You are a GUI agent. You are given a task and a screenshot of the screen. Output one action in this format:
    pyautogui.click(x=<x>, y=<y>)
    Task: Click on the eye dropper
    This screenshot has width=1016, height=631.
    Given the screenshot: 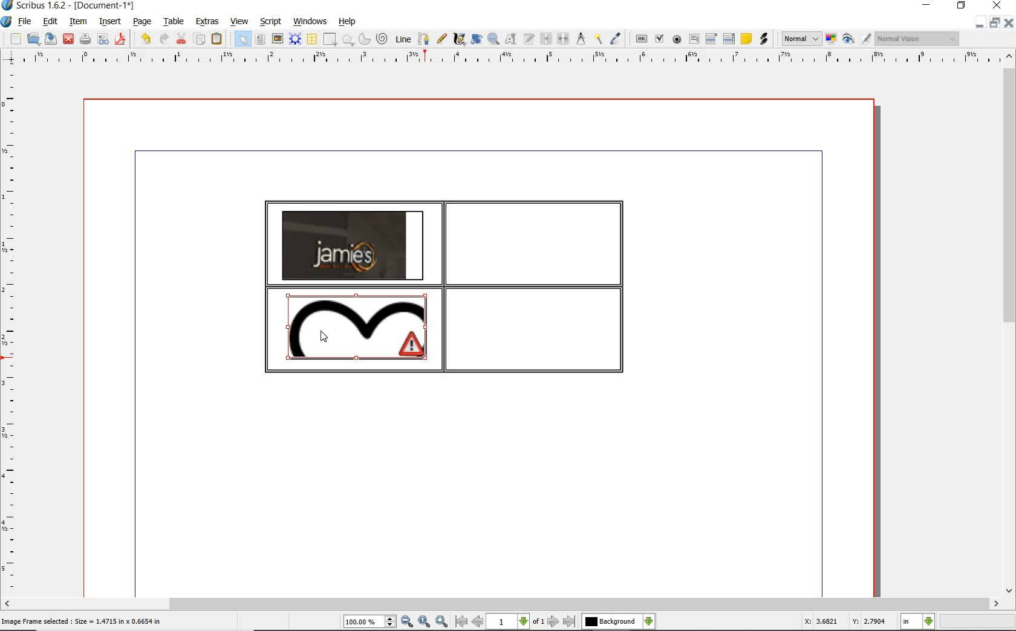 What is the action you would take?
    pyautogui.click(x=616, y=39)
    